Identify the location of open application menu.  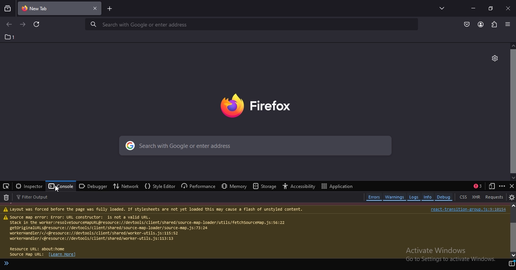
(508, 25).